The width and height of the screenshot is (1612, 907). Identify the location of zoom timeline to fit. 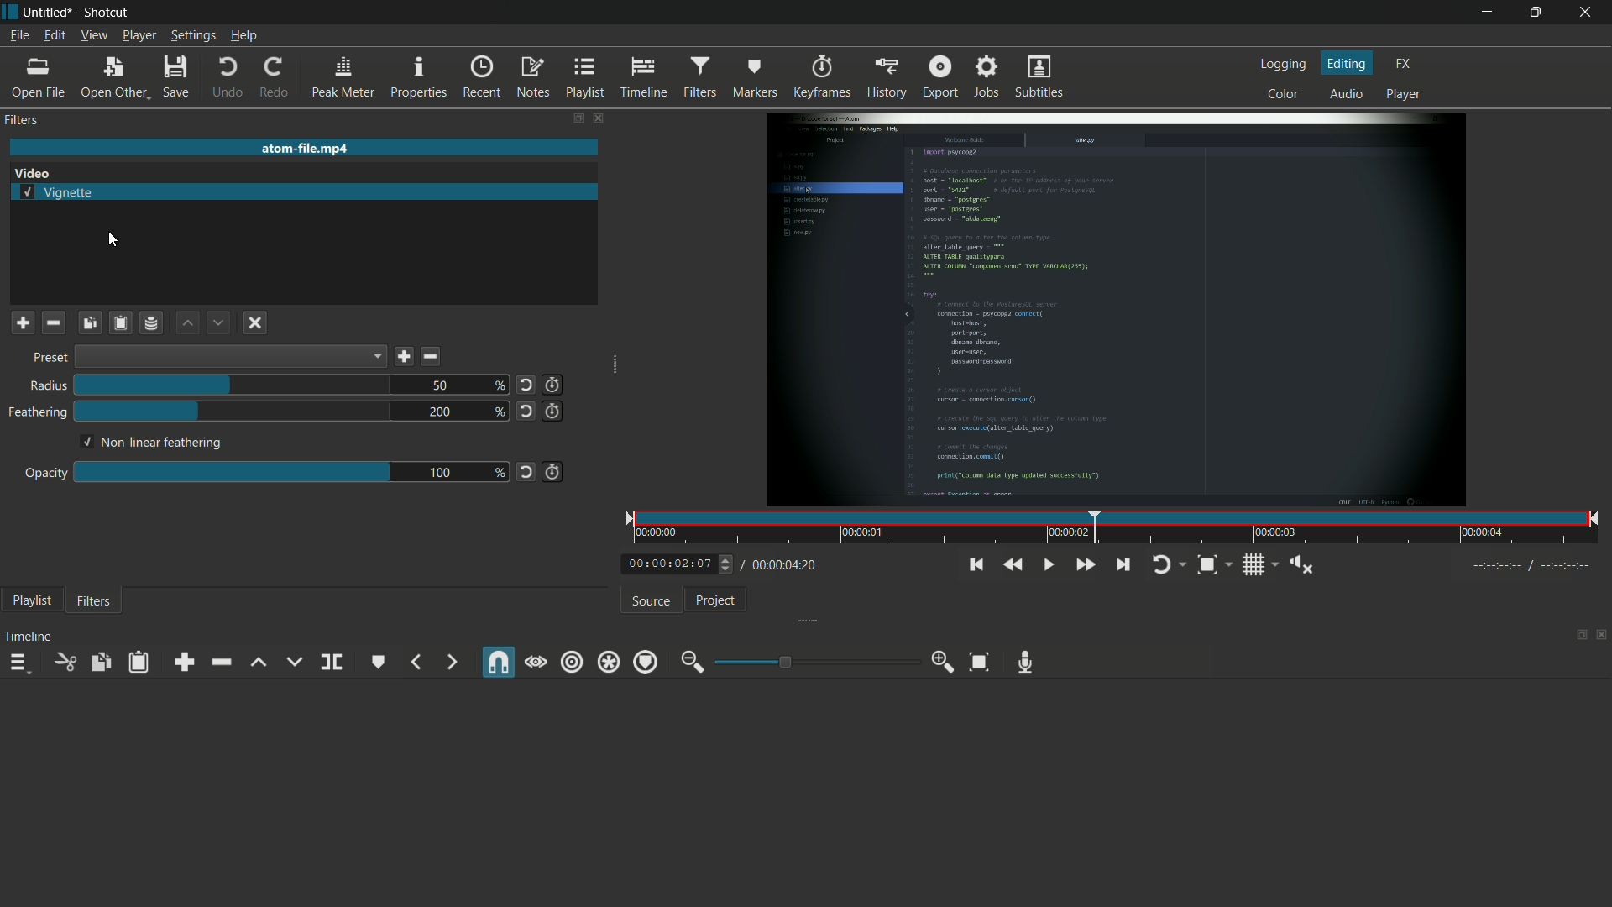
(980, 662).